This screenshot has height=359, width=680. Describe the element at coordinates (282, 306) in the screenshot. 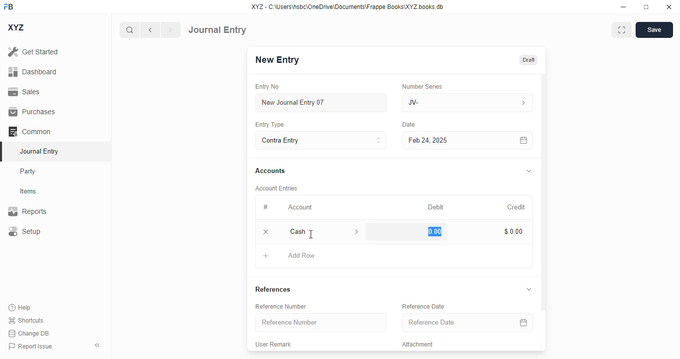

I see `reference number` at that location.